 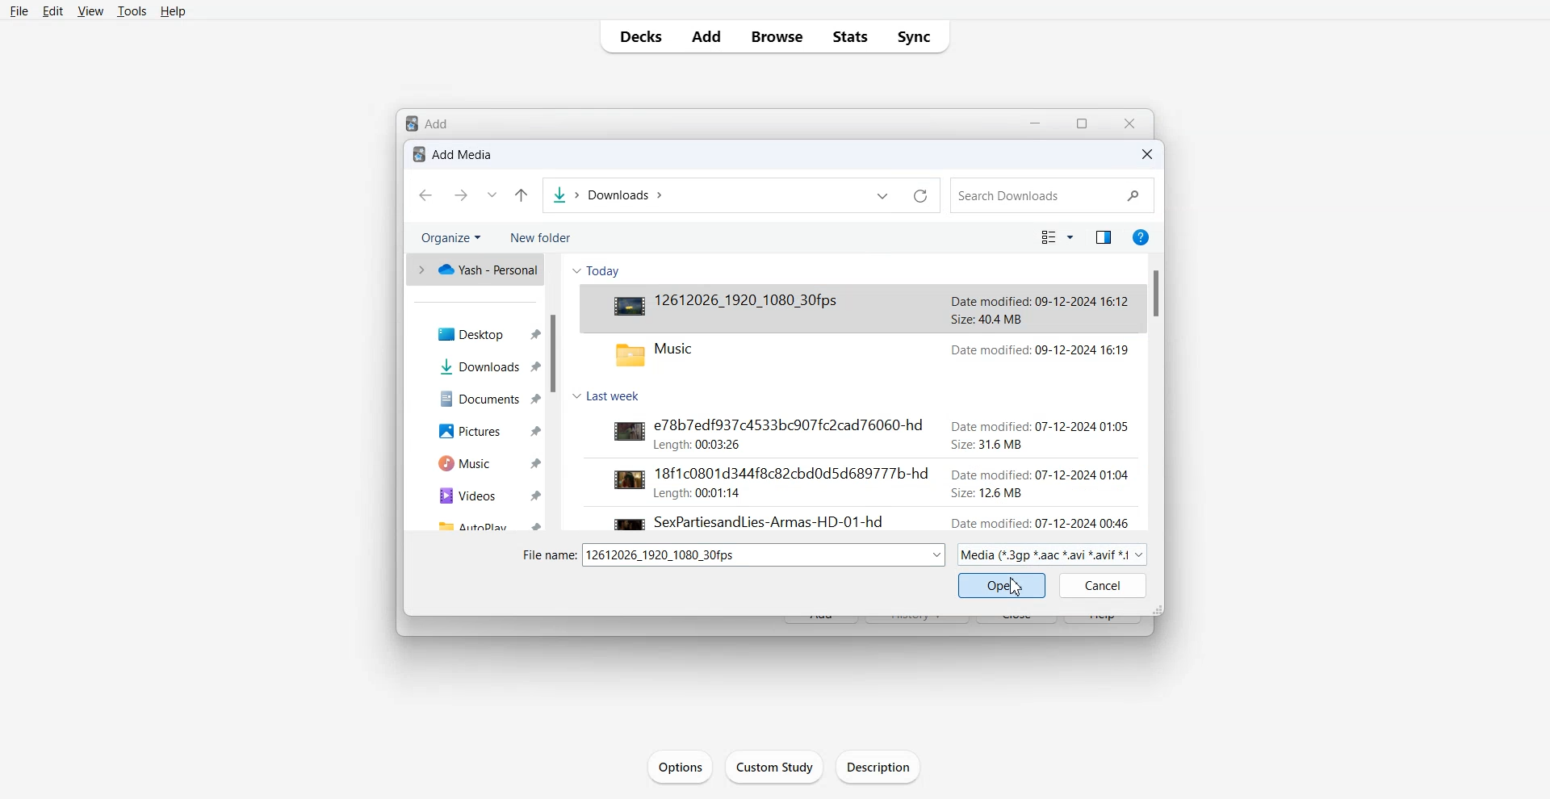 What do you see at coordinates (446, 237) in the screenshot?
I see `Organize` at bounding box center [446, 237].